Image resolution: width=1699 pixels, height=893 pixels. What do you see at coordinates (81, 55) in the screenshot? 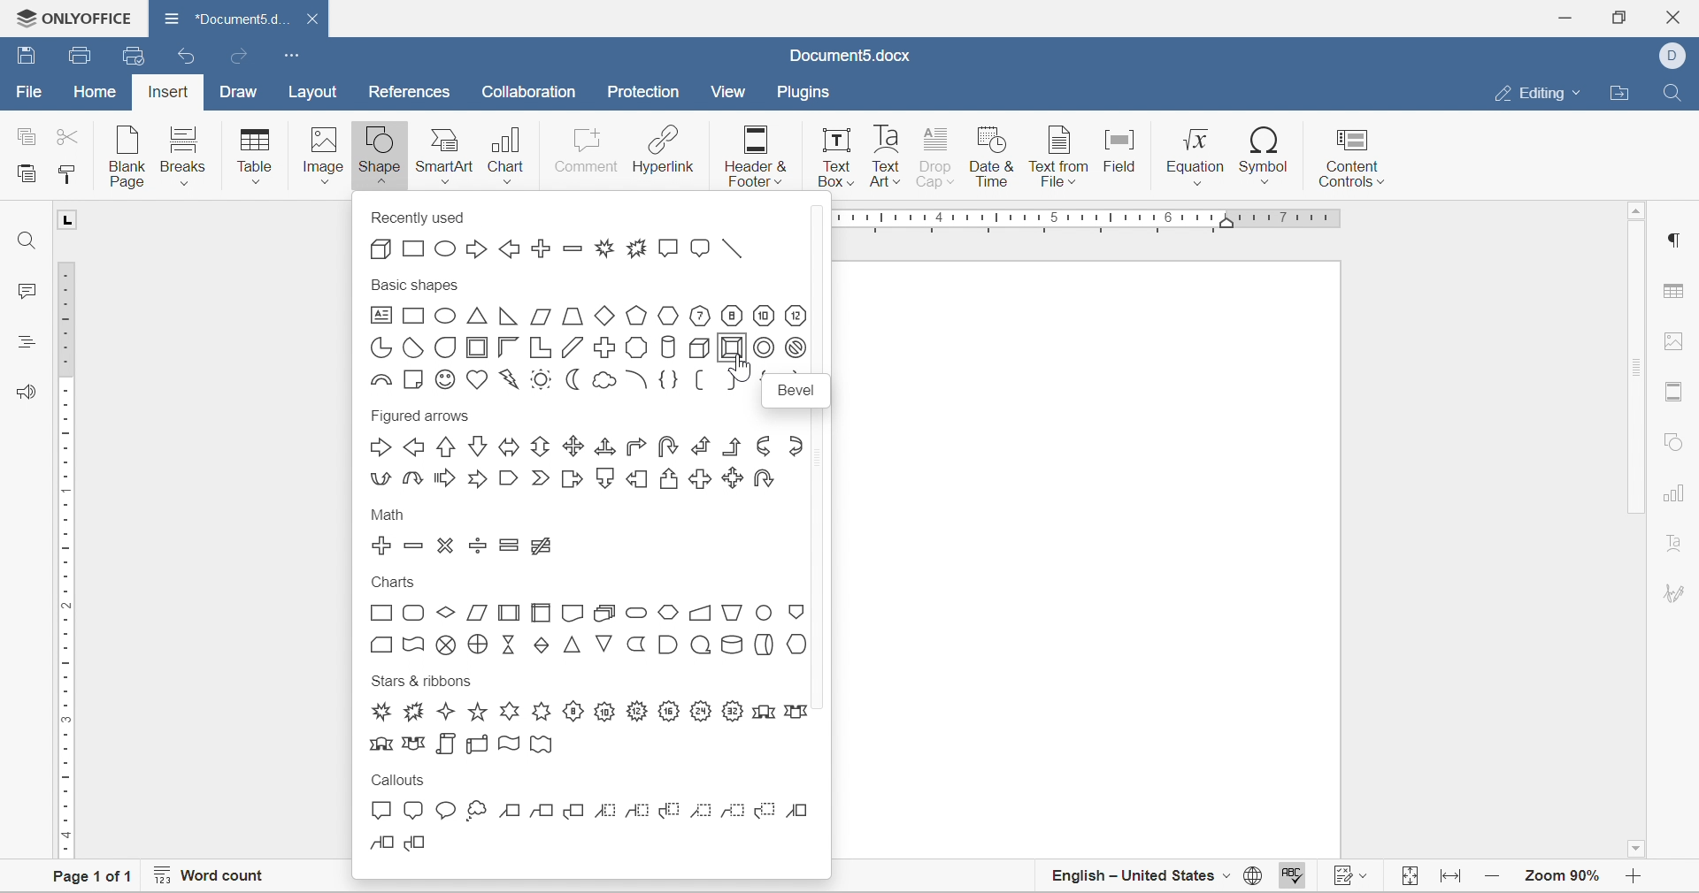
I see `save` at bounding box center [81, 55].